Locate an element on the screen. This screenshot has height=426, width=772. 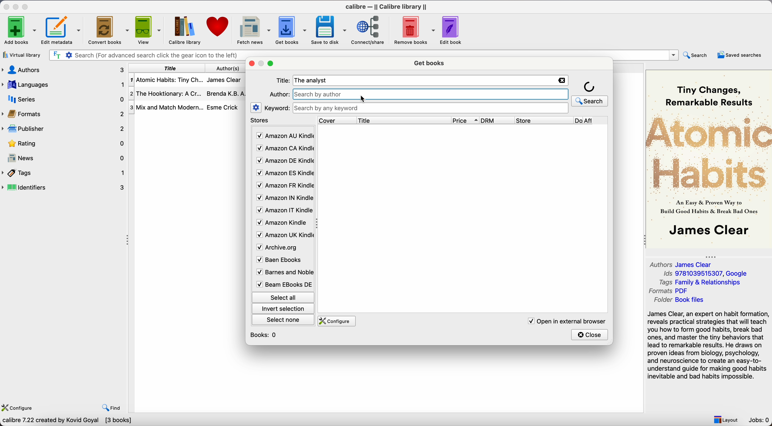
layout is located at coordinates (726, 420).